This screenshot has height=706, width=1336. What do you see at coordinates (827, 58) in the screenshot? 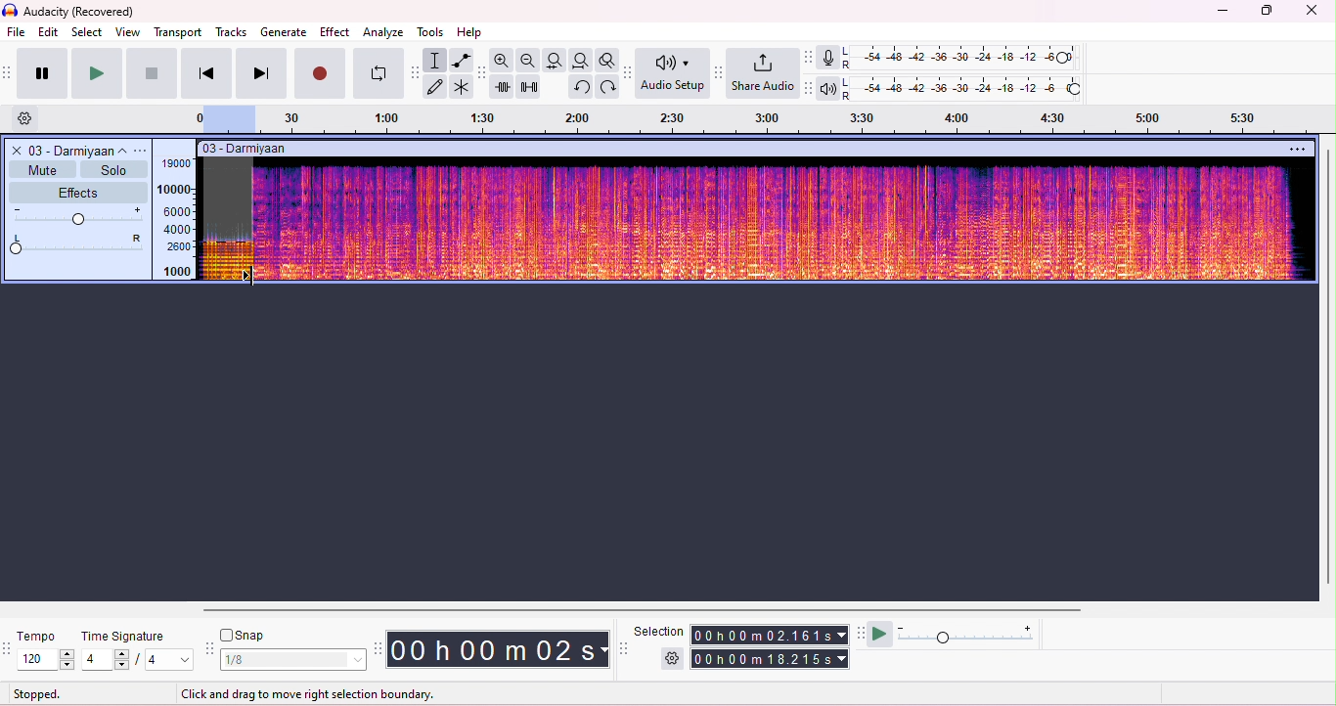
I see `record meter ` at bounding box center [827, 58].